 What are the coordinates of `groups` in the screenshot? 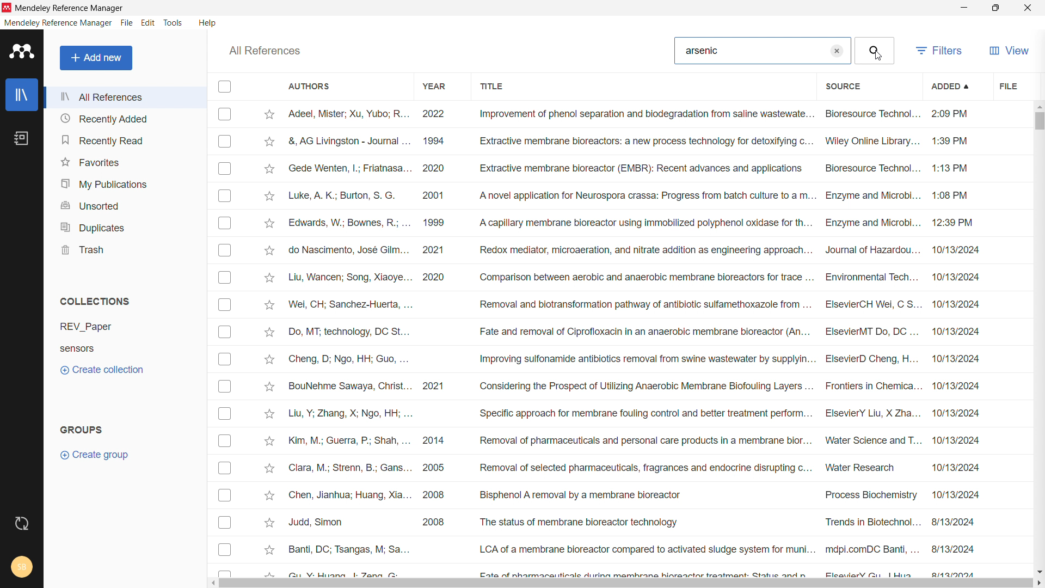 It's located at (82, 430).